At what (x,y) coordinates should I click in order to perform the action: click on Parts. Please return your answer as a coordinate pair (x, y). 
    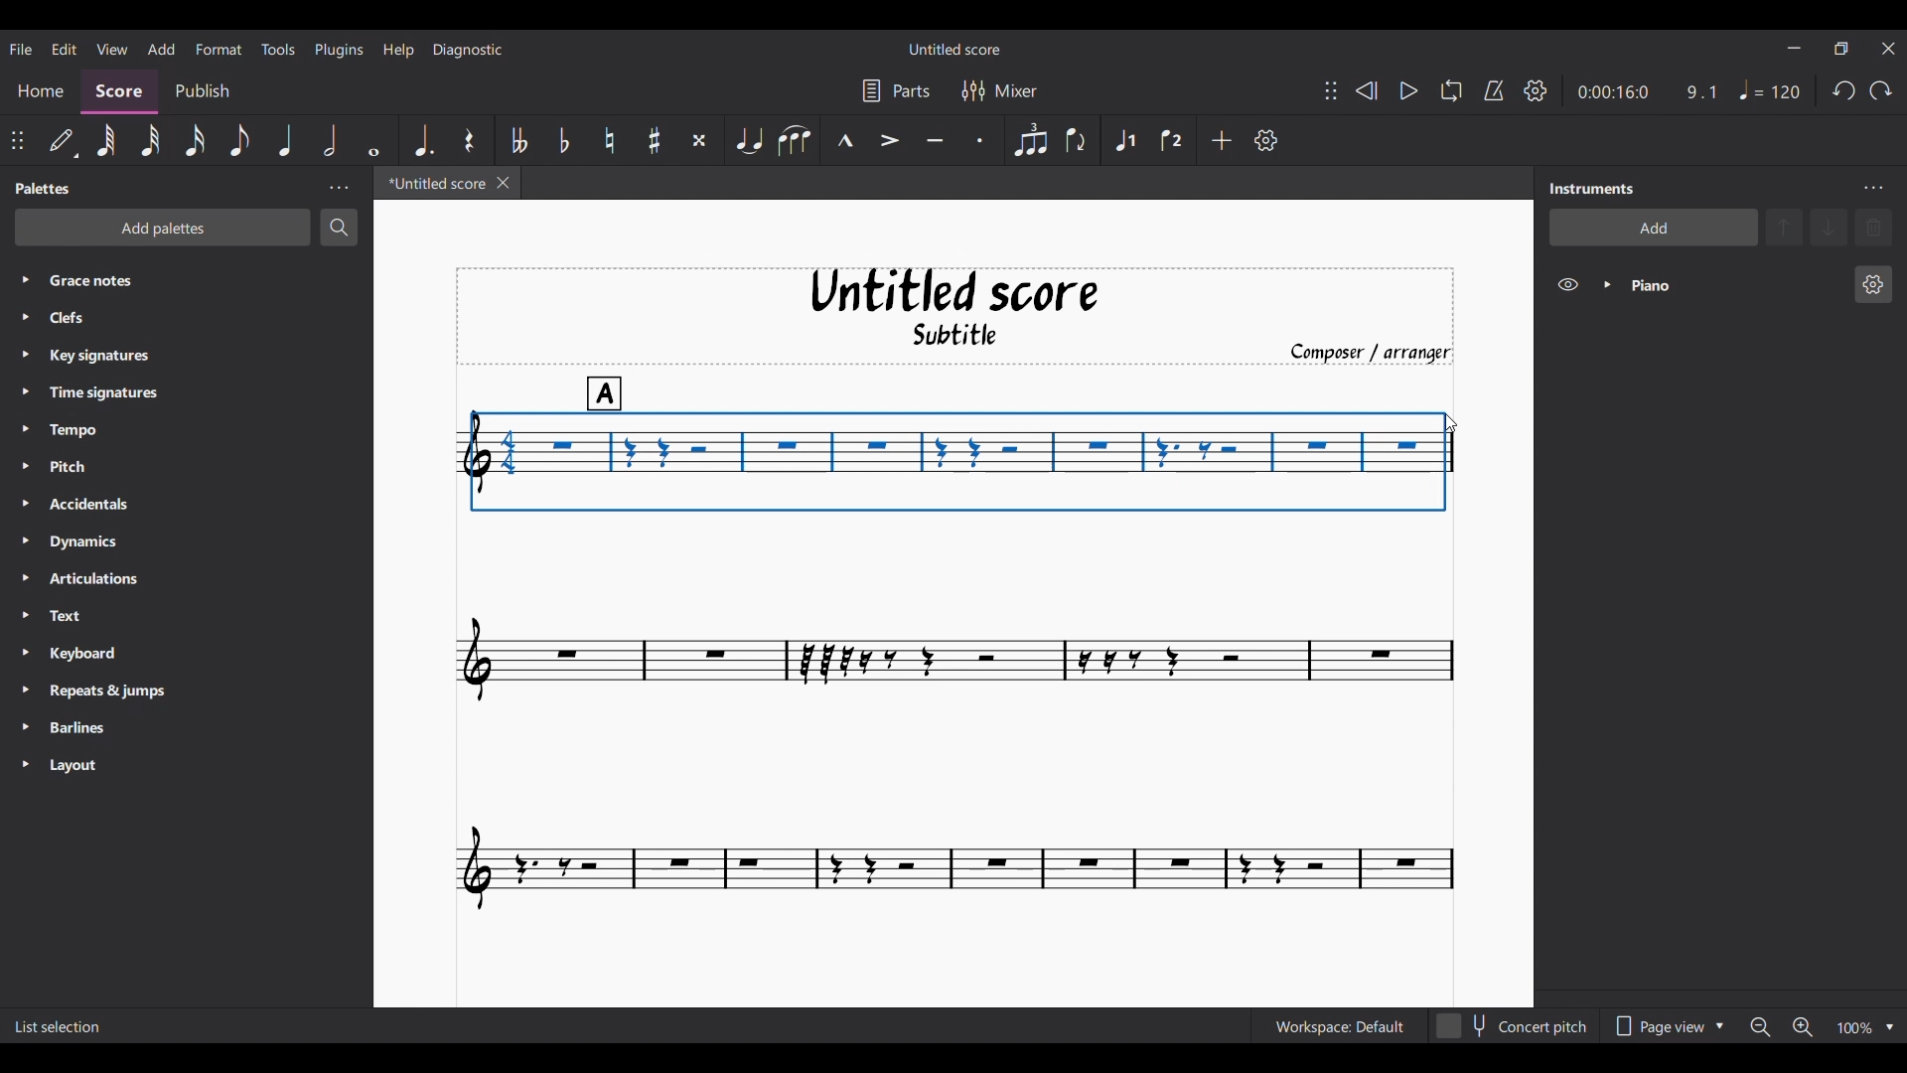
    Looking at the image, I should click on (896, 90).